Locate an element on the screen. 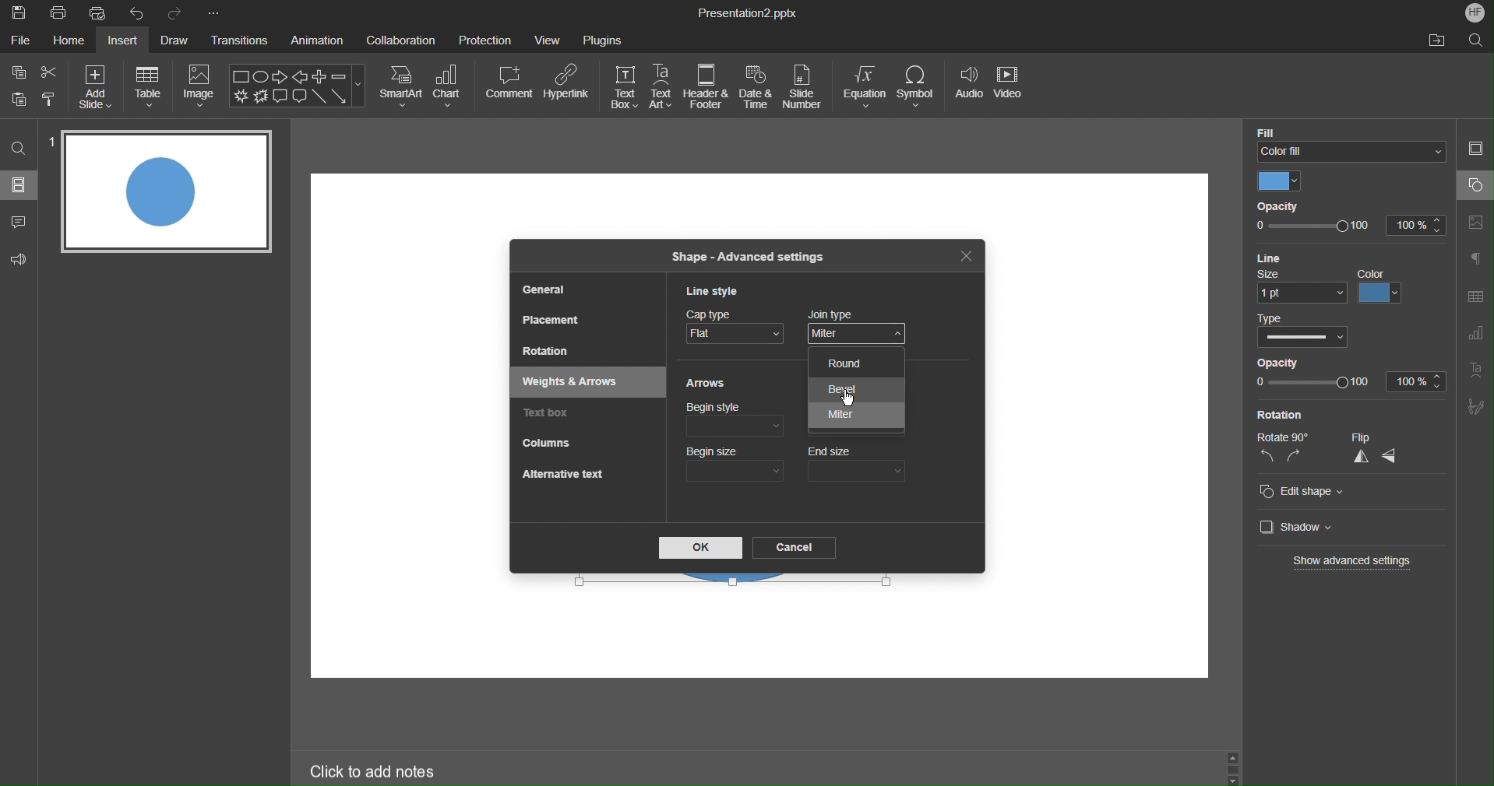 This screenshot has width=1494, height=786. Signature is located at coordinates (1476, 408).